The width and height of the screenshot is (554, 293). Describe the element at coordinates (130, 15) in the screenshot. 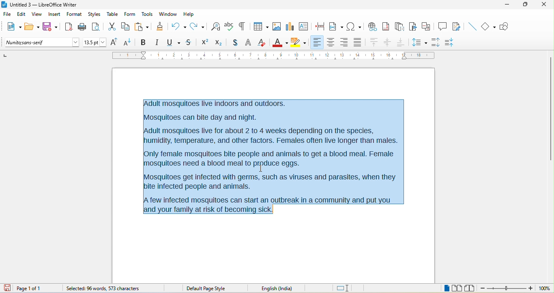

I see `form` at that location.